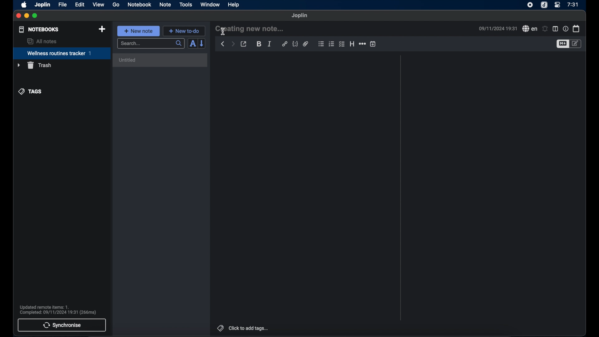  Describe the element at coordinates (400, 188) in the screenshot. I see `Scroll bar` at that location.